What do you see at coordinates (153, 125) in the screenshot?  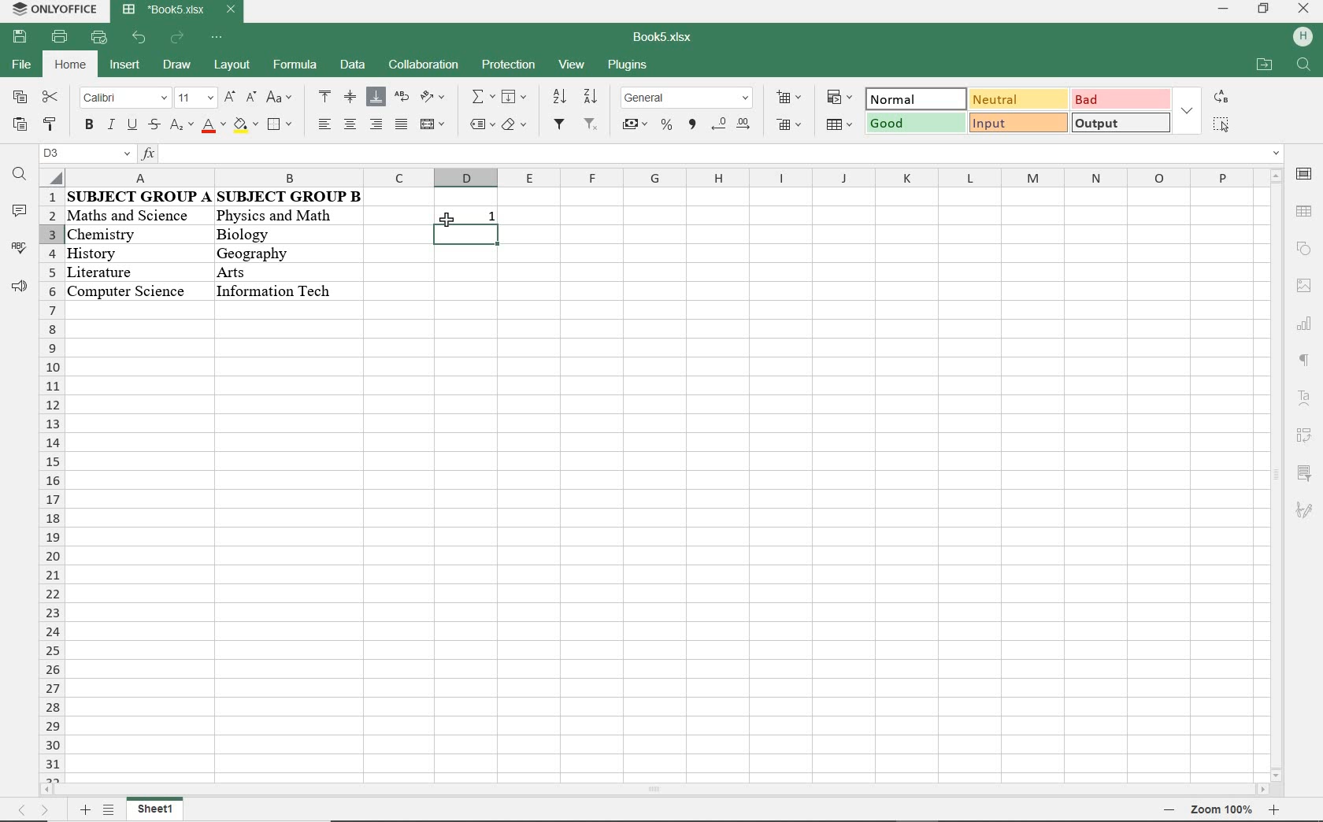 I see `strikethrough` at bounding box center [153, 125].